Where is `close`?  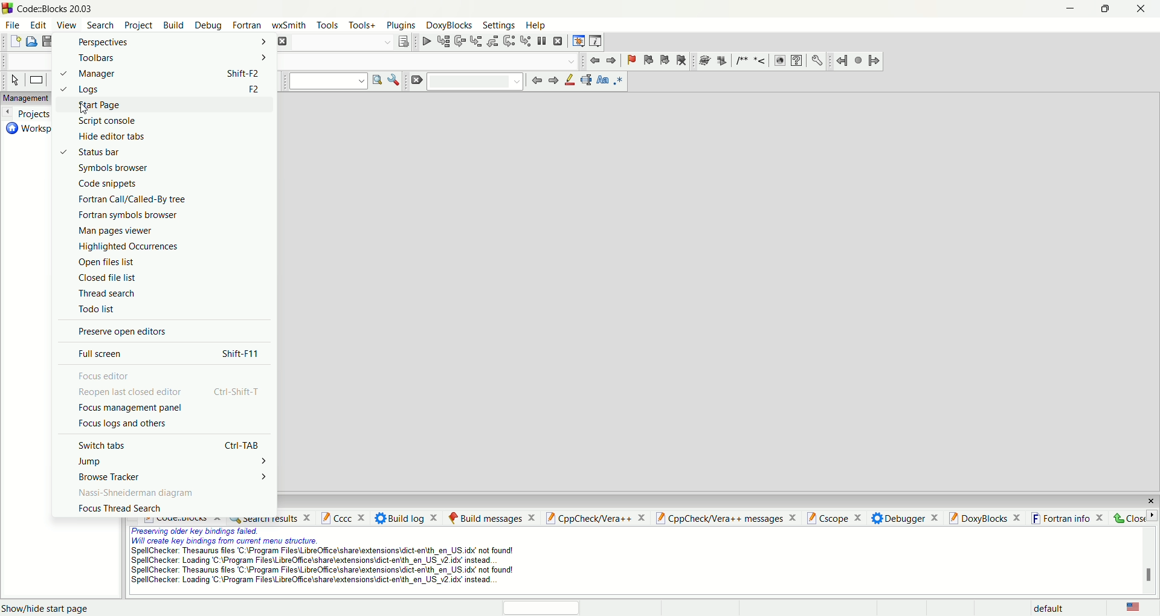
close is located at coordinates (1147, 9).